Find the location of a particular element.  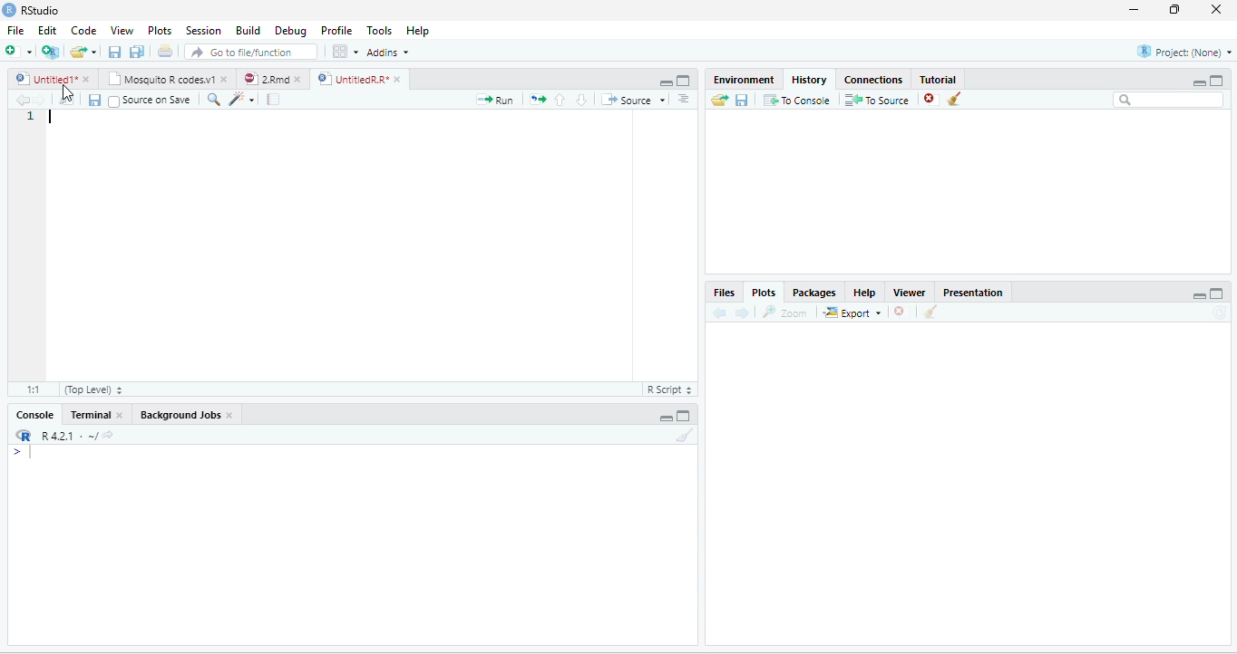

Clear console is located at coordinates (686, 435).